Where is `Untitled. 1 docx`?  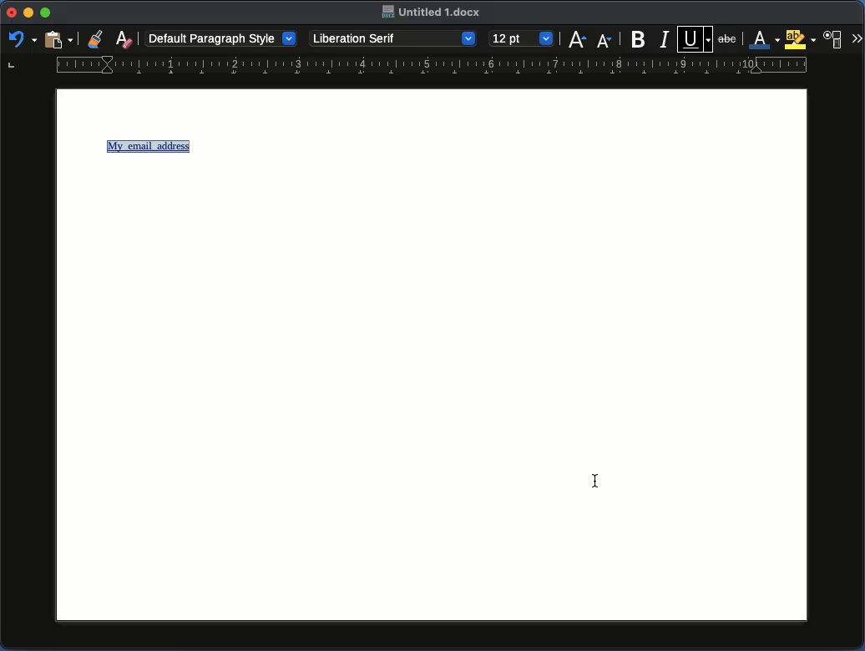 Untitled. 1 docx is located at coordinates (432, 13).